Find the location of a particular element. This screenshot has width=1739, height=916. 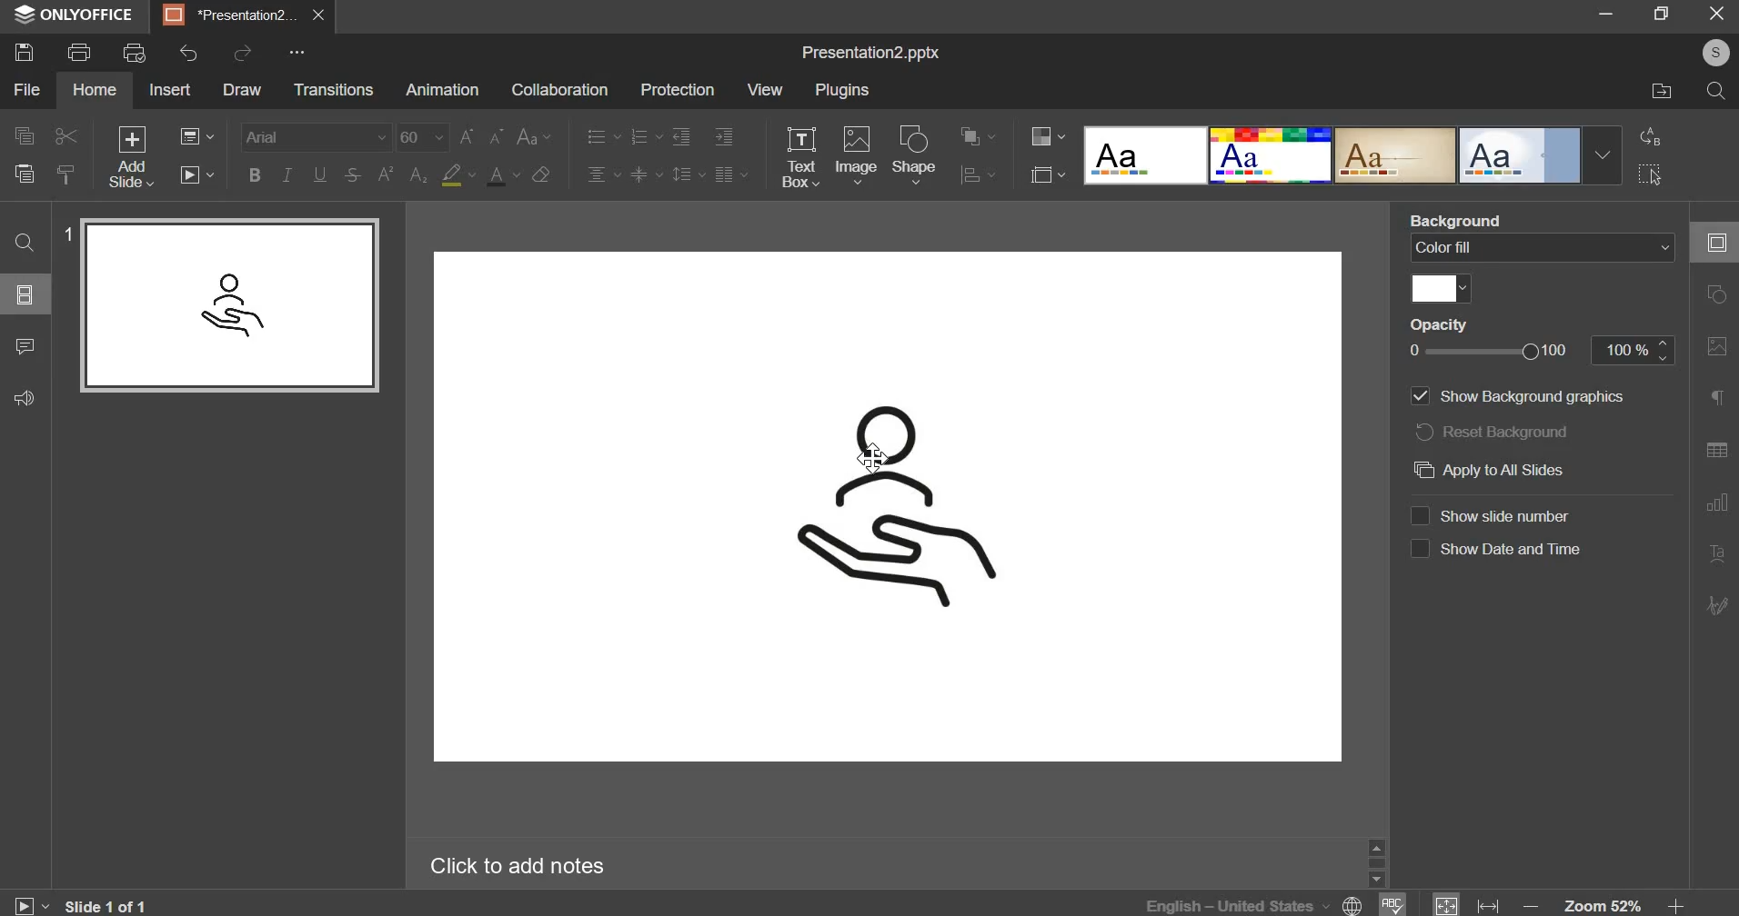

undo is located at coordinates (189, 53).